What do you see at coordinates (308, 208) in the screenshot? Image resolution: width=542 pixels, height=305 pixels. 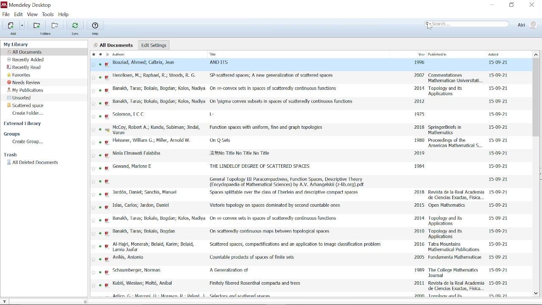 I see `Islas, Carlos; Jardon, Daniel Vietoris topology on spaces dominated by second countable ones 2015 Open Mathematics 15-00-21` at bounding box center [308, 208].